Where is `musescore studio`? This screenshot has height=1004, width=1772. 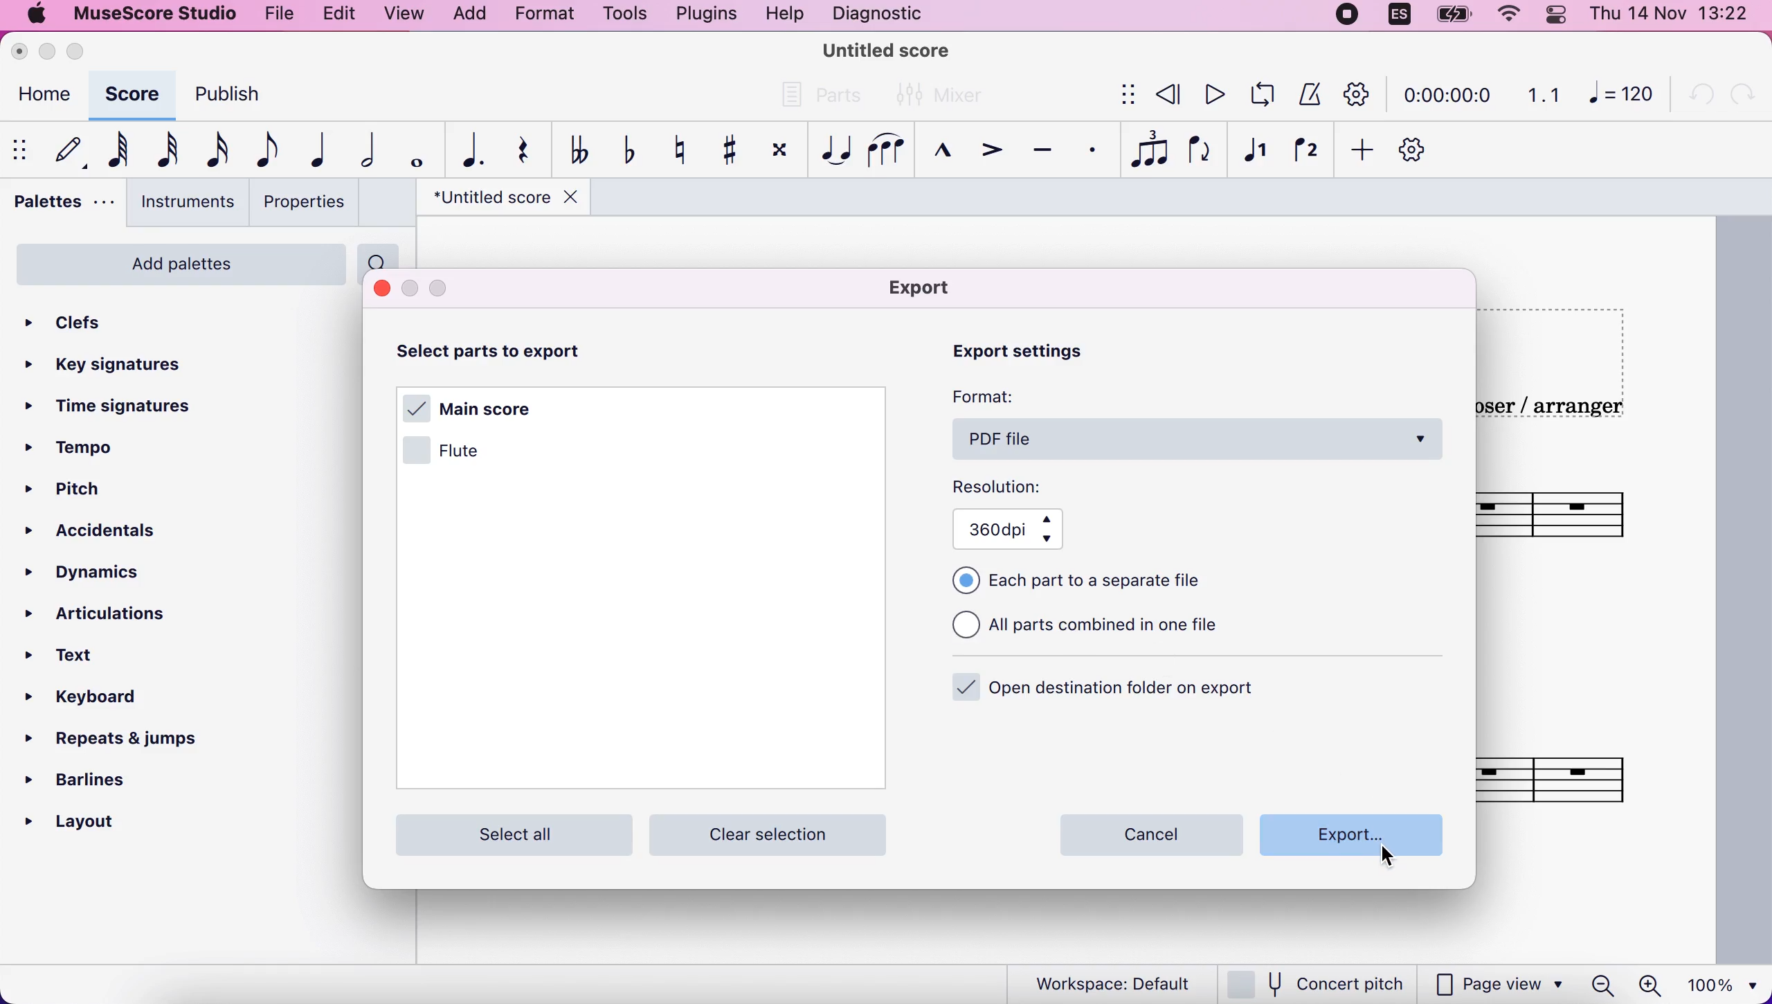 musescore studio is located at coordinates (156, 17).